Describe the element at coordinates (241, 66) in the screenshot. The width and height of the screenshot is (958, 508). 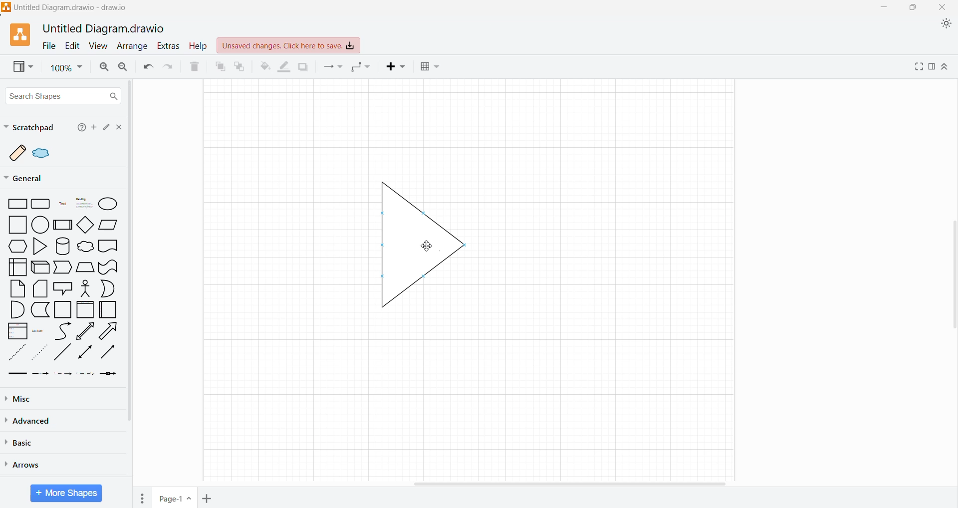
I see `To Back` at that location.